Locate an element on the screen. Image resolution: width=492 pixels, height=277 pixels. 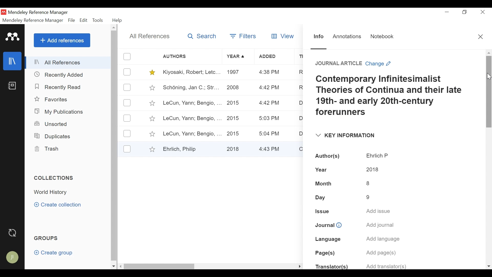
(un)select is located at coordinates (128, 56).